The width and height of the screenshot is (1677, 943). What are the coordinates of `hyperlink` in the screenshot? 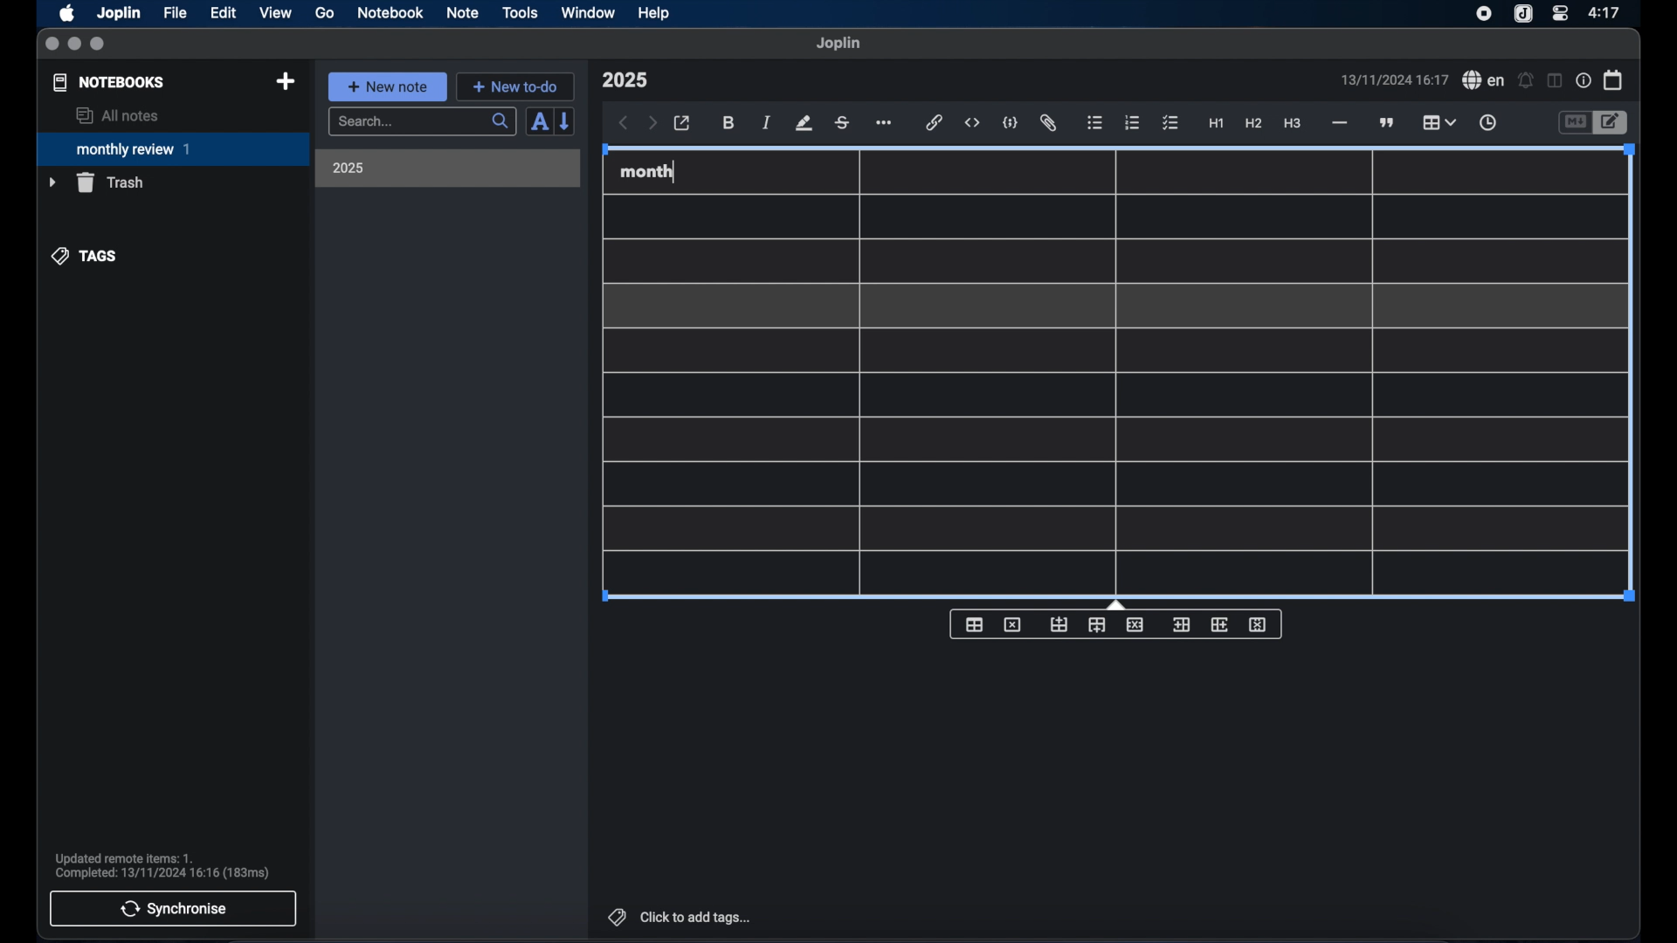 It's located at (935, 122).